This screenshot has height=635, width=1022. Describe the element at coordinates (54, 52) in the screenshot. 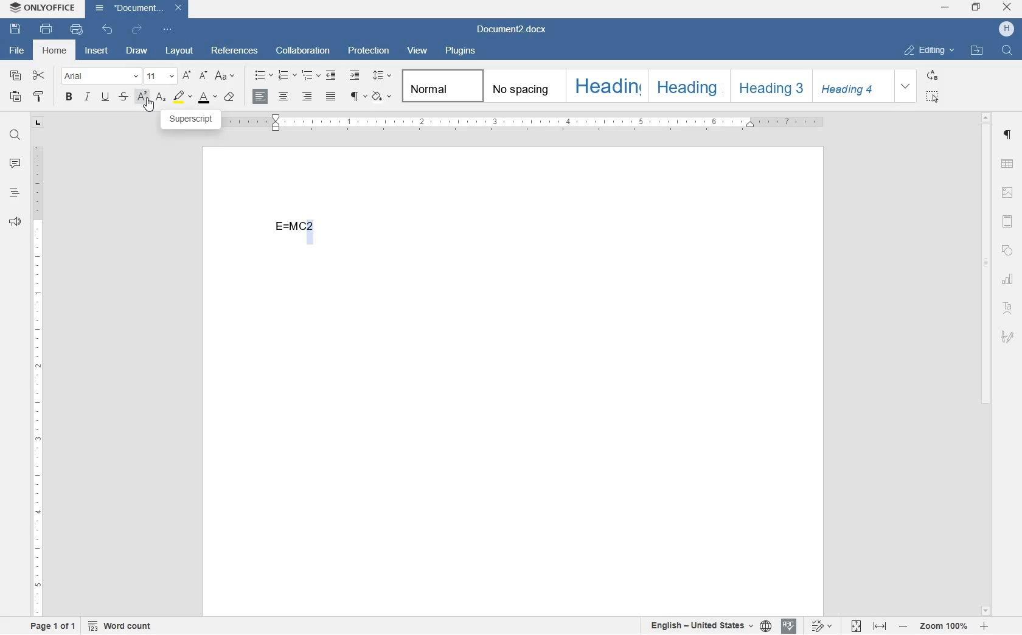

I see `home` at that location.